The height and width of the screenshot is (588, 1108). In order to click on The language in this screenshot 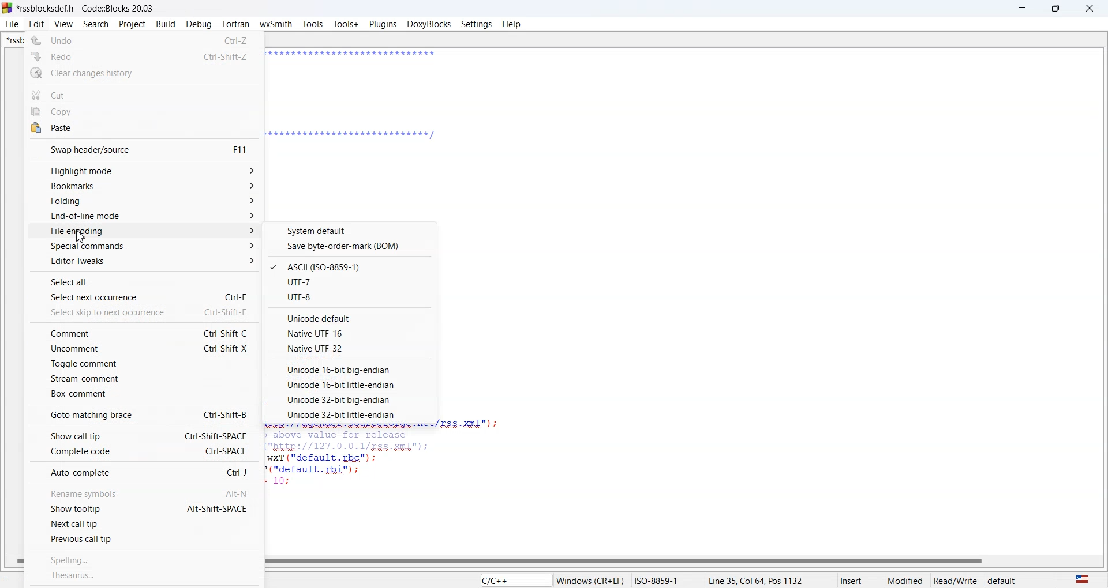, I will do `click(1081, 578)`.